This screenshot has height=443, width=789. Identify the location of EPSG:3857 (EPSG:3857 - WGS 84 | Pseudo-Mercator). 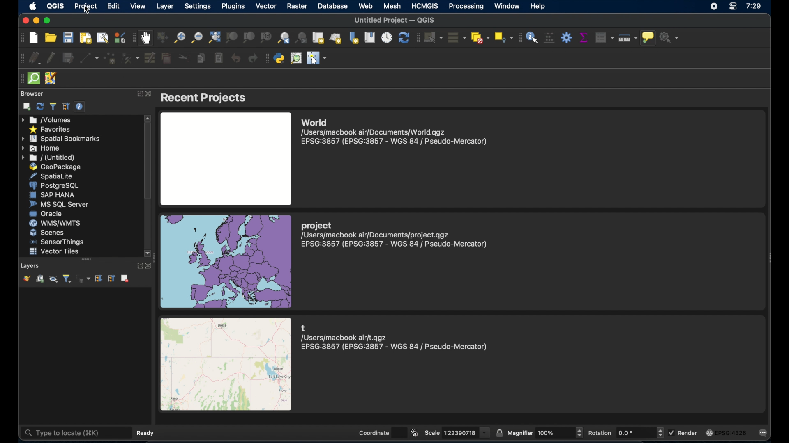
(394, 141).